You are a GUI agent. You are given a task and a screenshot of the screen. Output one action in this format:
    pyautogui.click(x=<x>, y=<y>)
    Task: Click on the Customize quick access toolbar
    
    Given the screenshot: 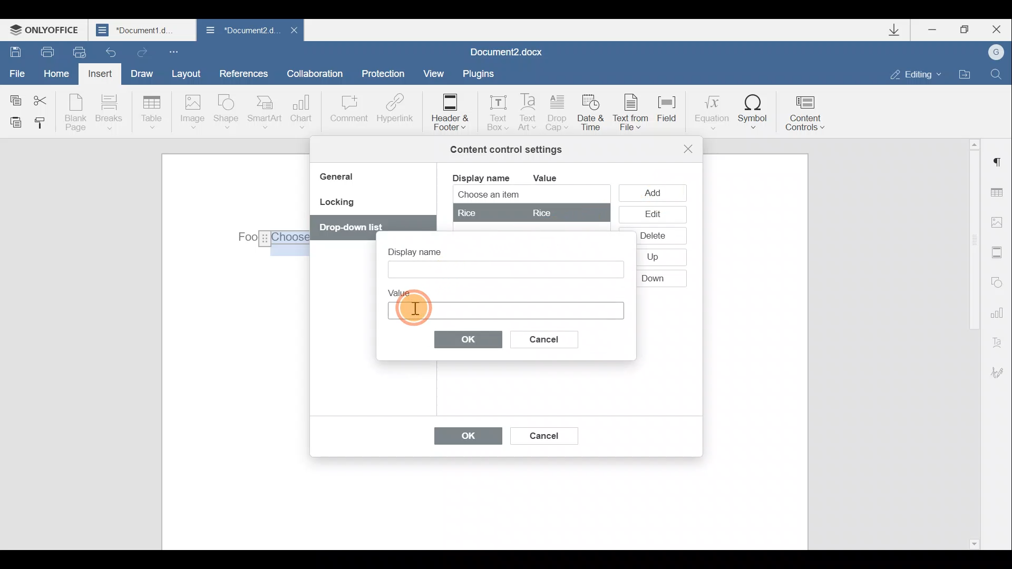 What is the action you would take?
    pyautogui.click(x=176, y=51)
    